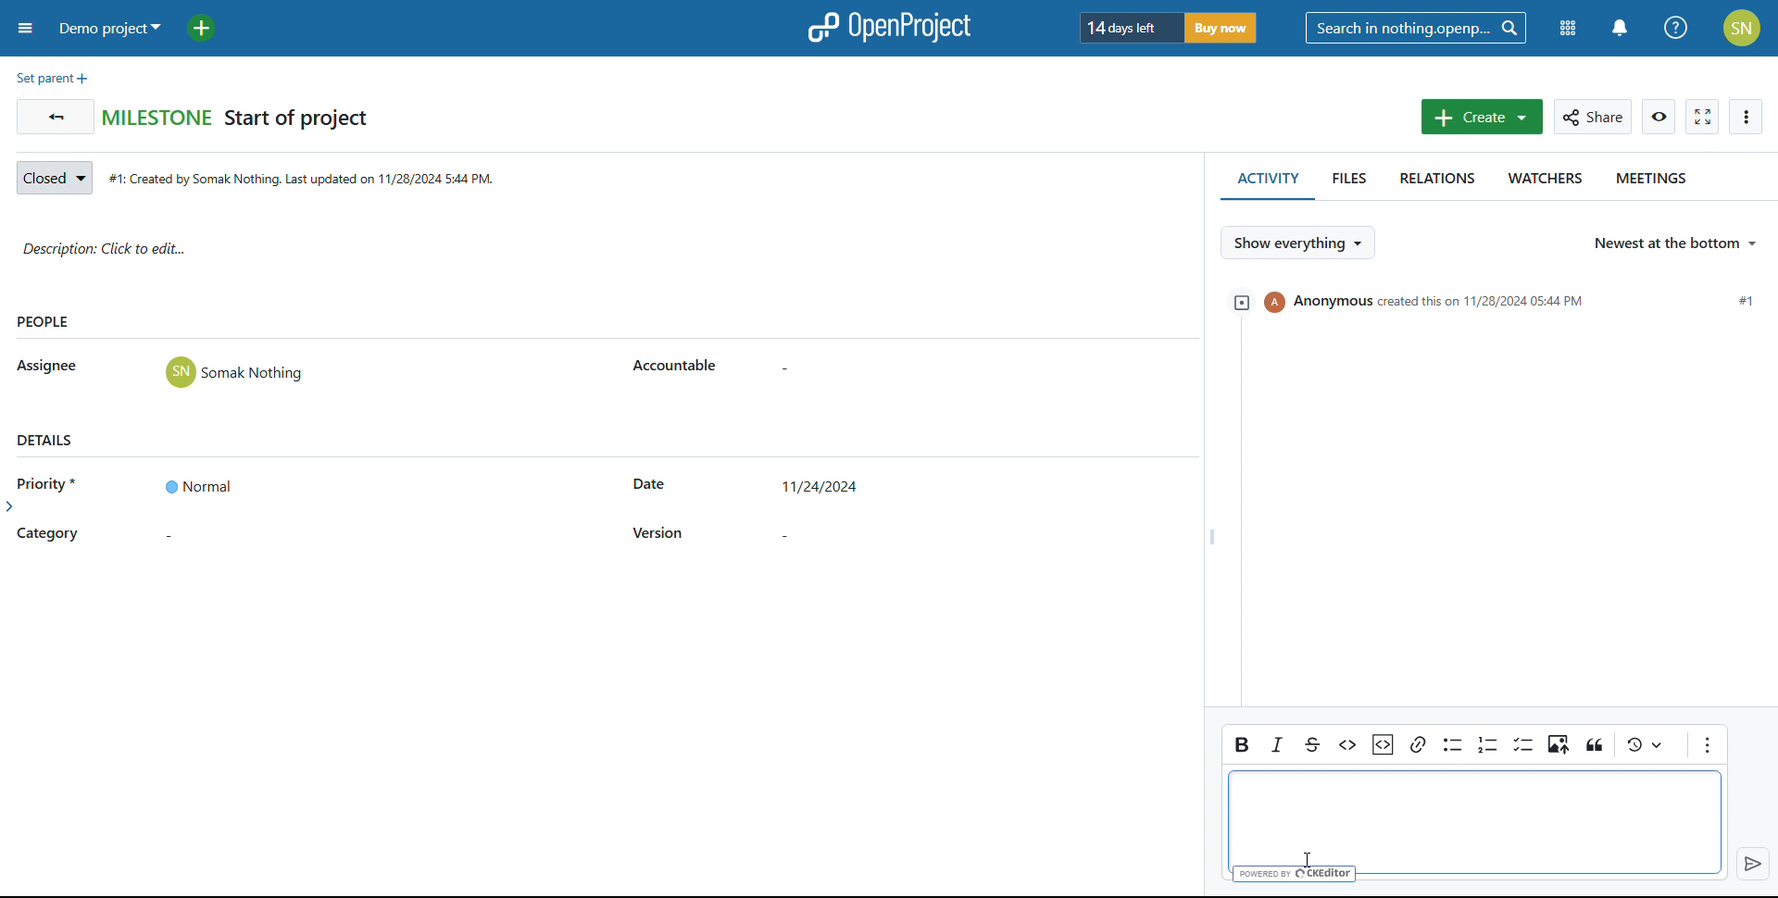 The image size is (1778, 898). I want to click on powered by creditor, so click(1295, 875).